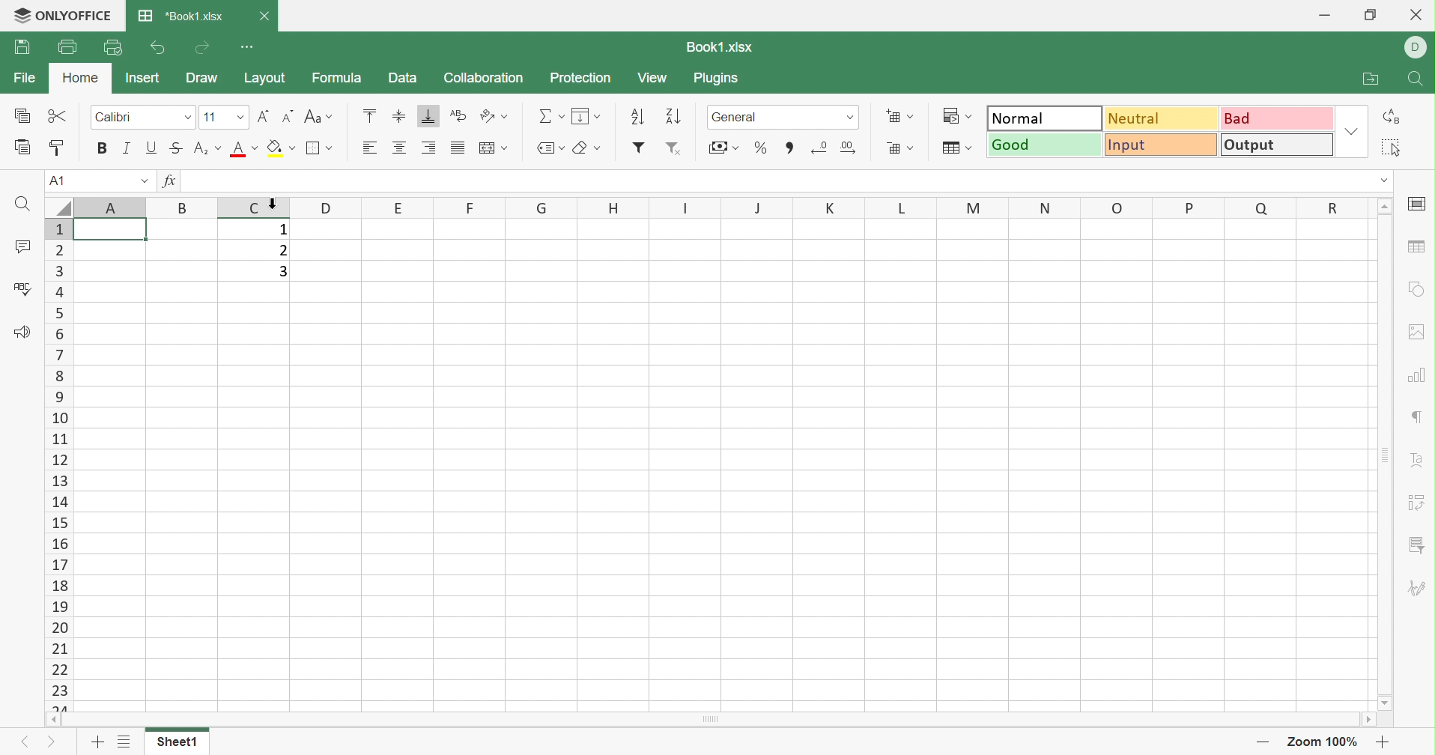  What do you see at coordinates (596, 148) in the screenshot?
I see `Drop Down` at bounding box center [596, 148].